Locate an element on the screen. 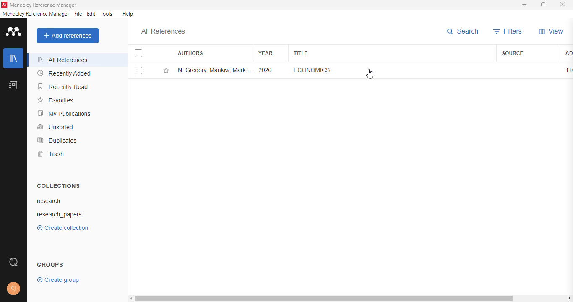 Image resolution: width=573 pixels, height=302 pixels. select is located at coordinates (138, 70).